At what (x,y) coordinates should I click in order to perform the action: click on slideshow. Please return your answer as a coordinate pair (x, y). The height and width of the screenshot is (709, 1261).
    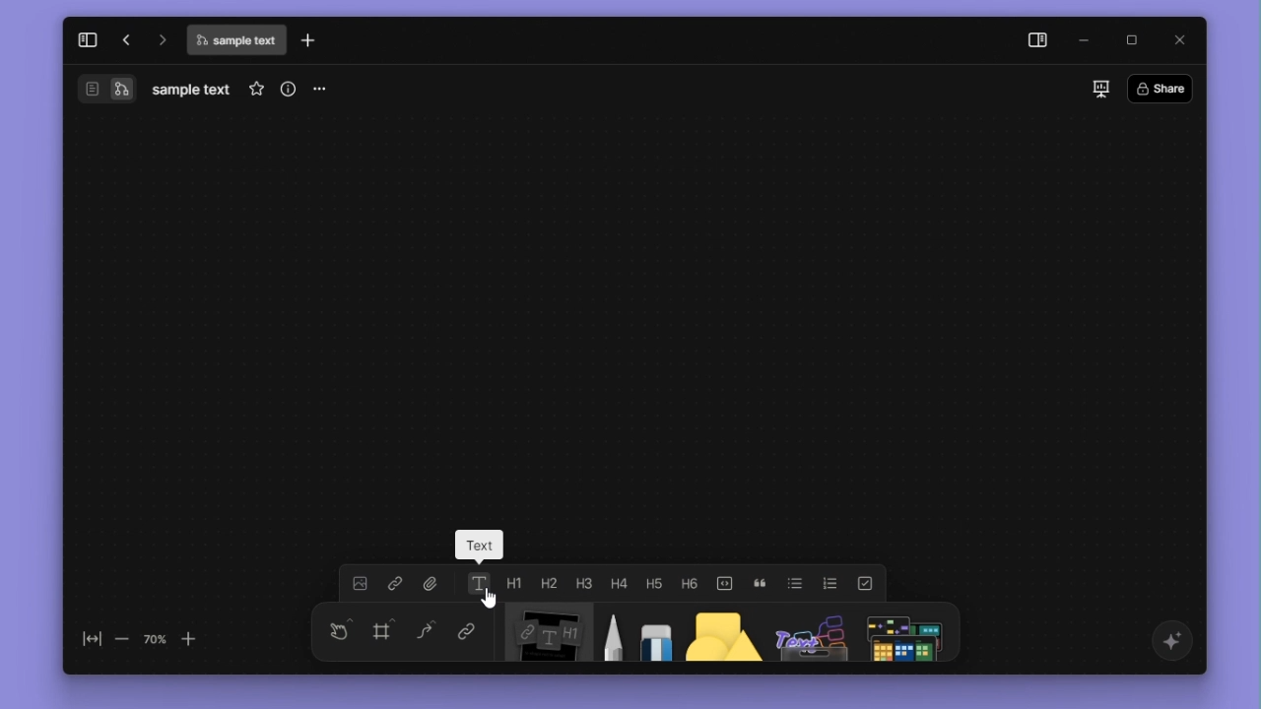
    Looking at the image, I should click on (1096, 88).